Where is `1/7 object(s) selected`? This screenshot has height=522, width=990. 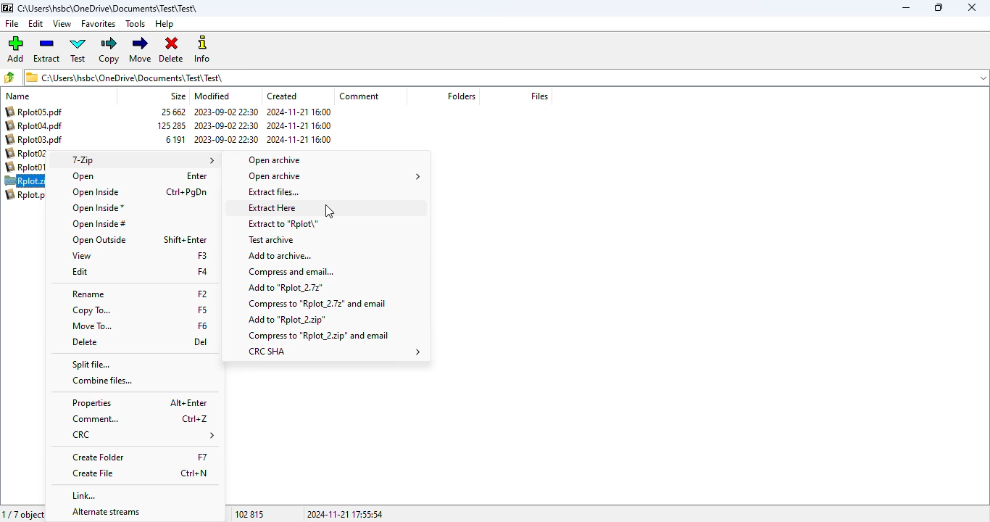
1/7 object(s) selected is located at coordinates (25, 514).